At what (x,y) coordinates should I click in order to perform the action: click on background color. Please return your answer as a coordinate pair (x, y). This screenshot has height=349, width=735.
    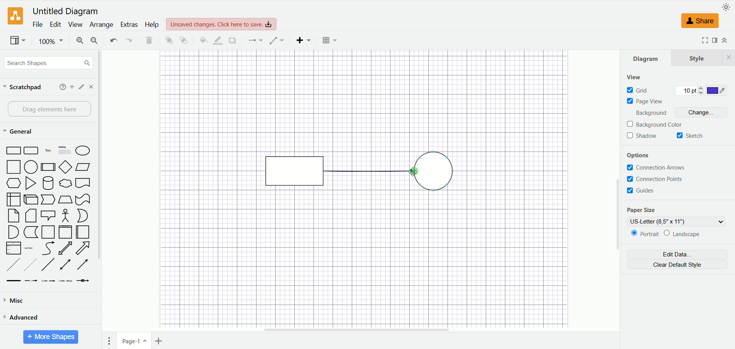
    Looking at the image, I should click on (655, 124).